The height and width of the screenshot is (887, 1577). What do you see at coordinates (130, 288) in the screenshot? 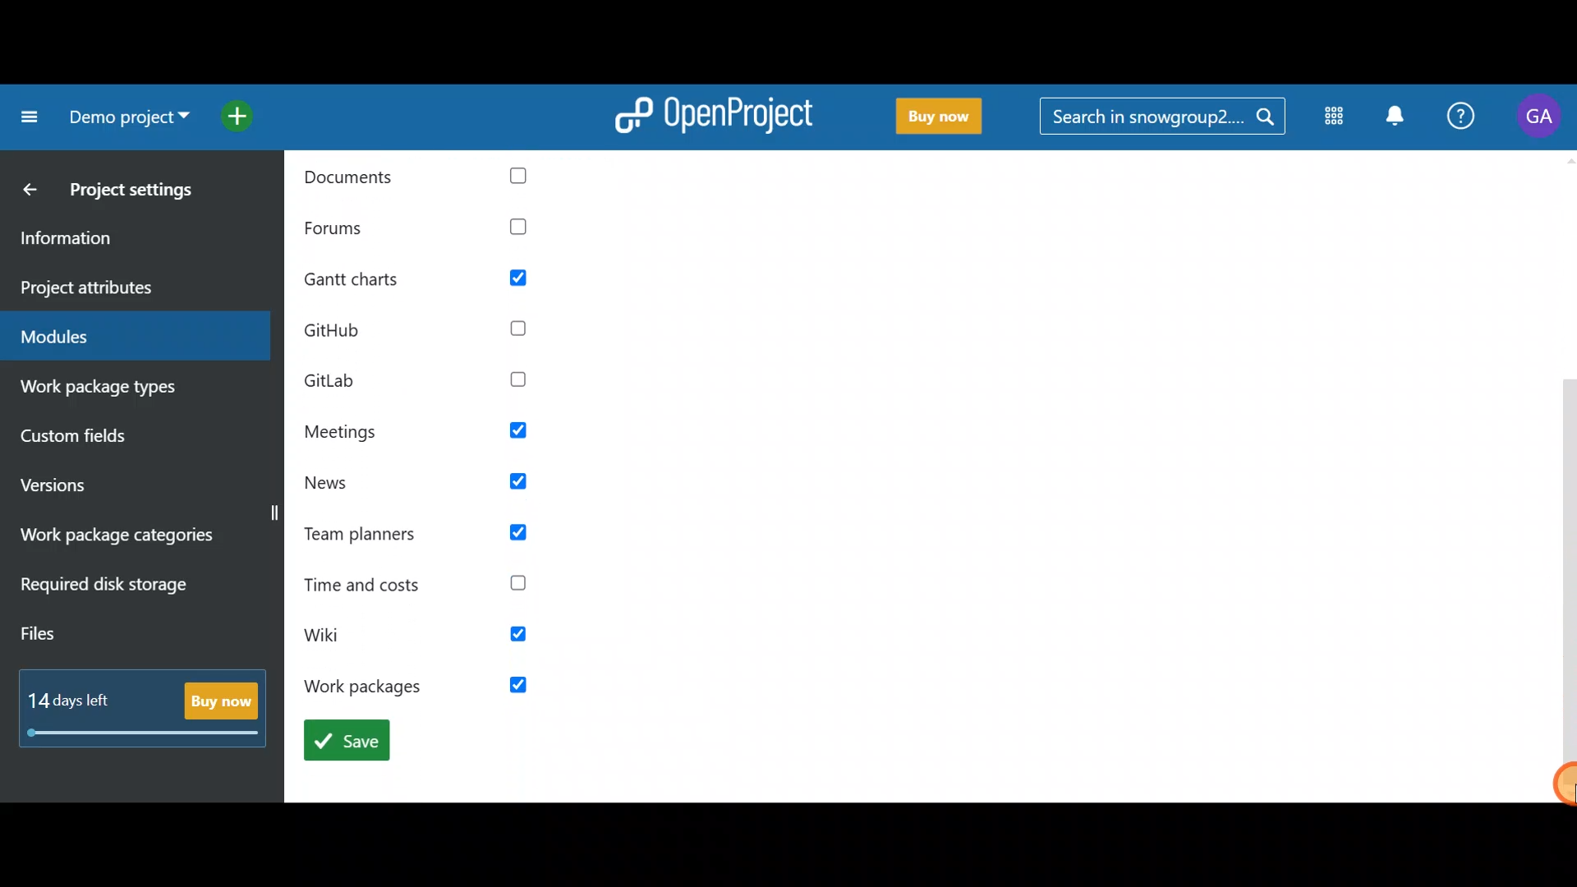
I see `Project attributes` at bounding box center [130, 288].